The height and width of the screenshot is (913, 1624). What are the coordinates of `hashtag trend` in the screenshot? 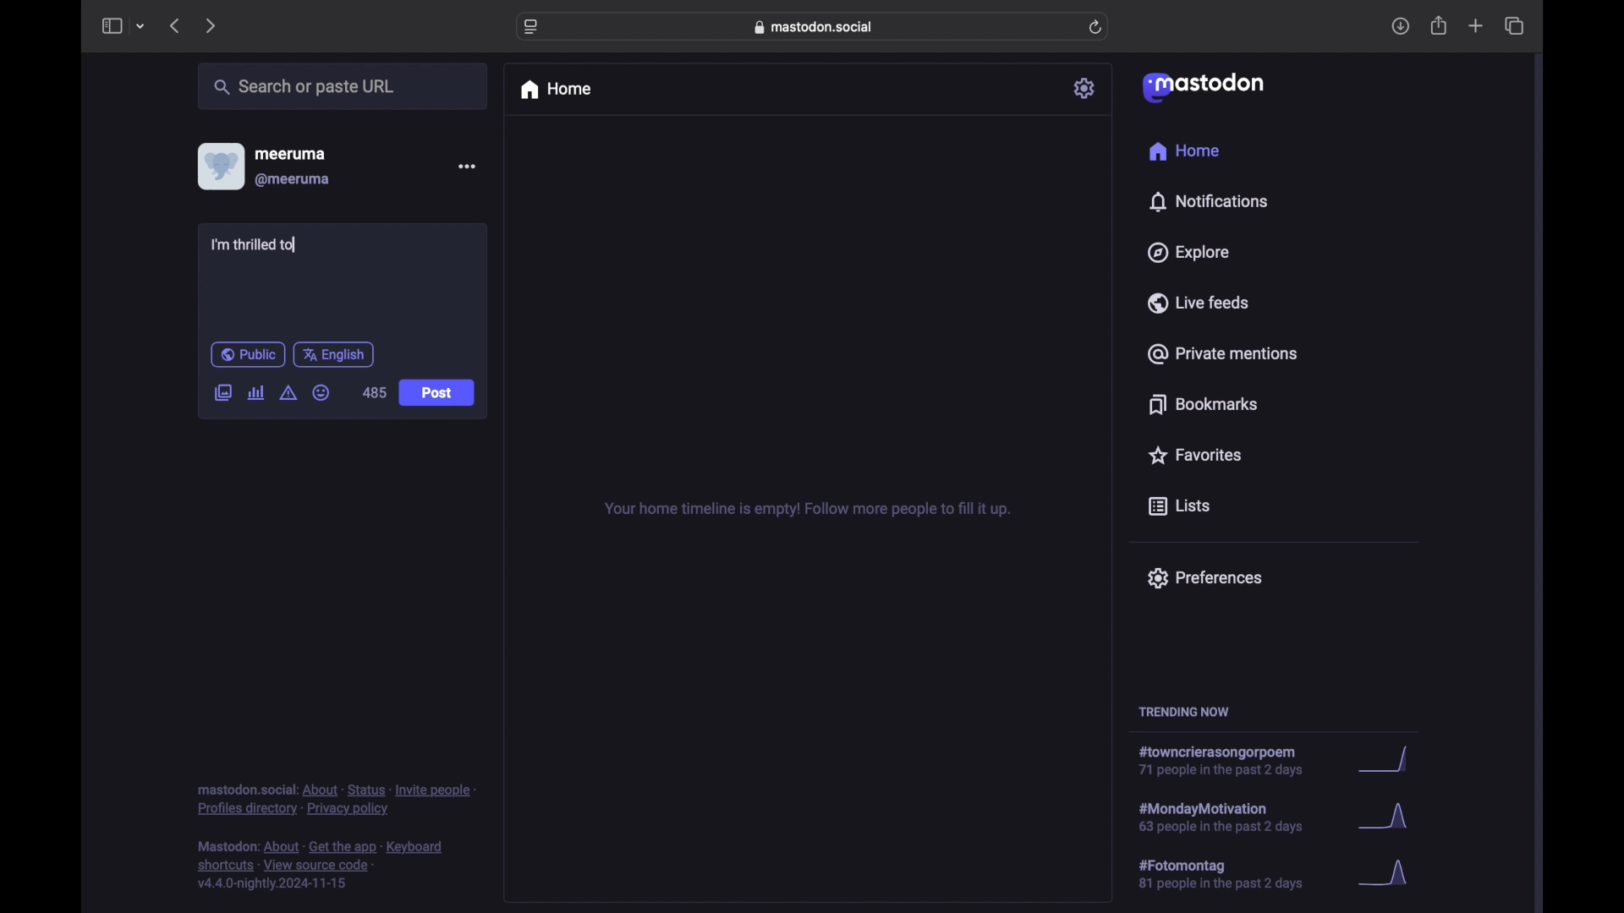 It's located at (1232, 872).